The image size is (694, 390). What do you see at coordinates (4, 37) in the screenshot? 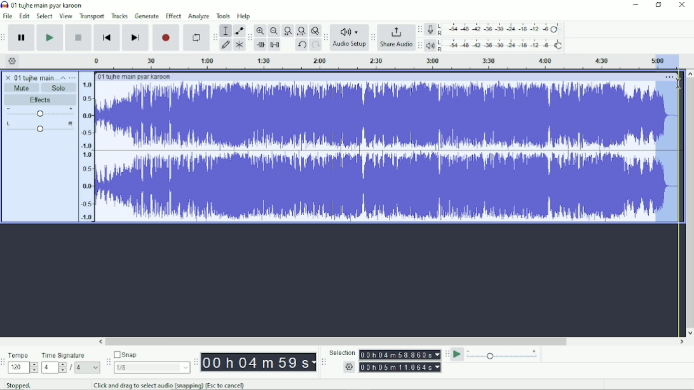
I see `Audacity transport toolbar` at bounding box center [4, 37].